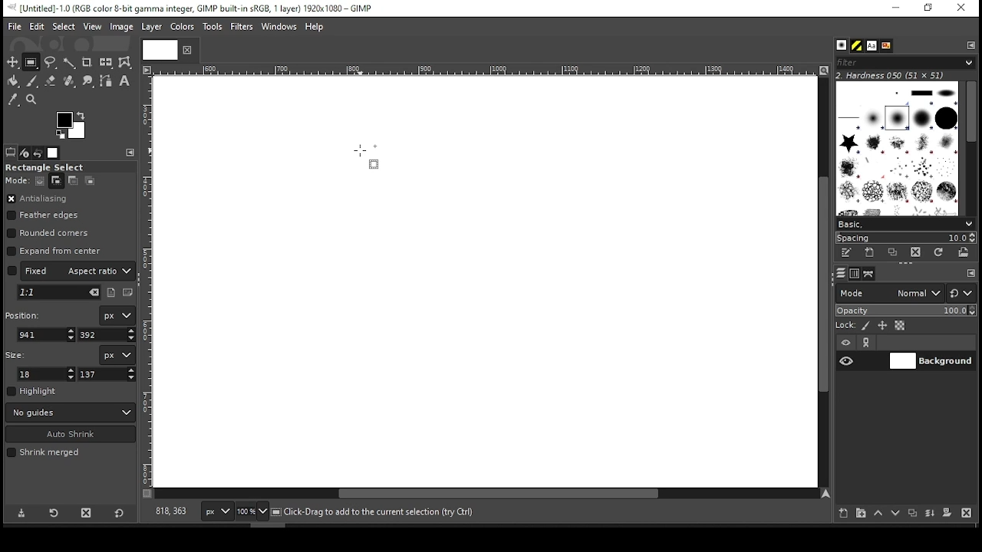 The width and height of the screenshot is (982, 552). I want to click on select brush preset, so click(907, 223).